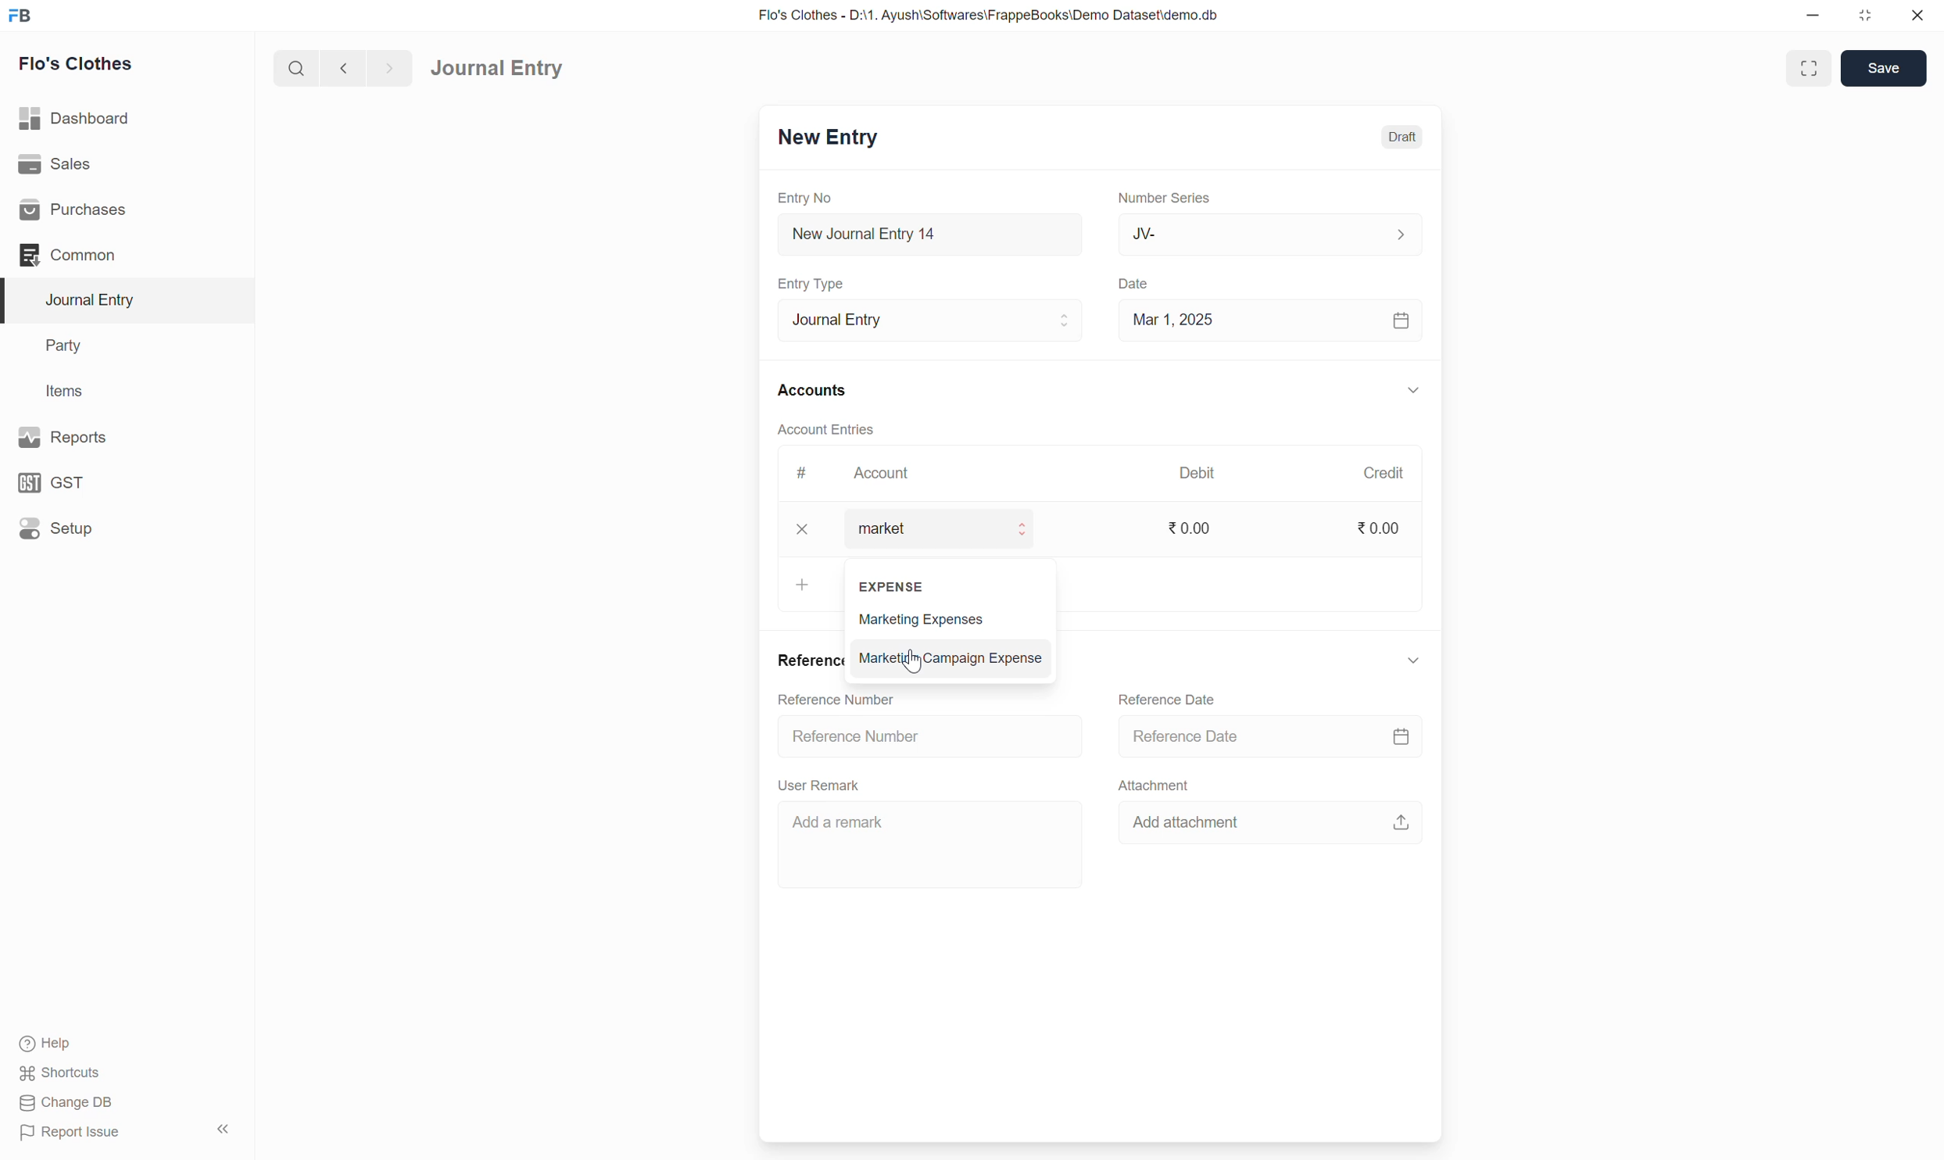  I want to click on GST, so click(54, 483).